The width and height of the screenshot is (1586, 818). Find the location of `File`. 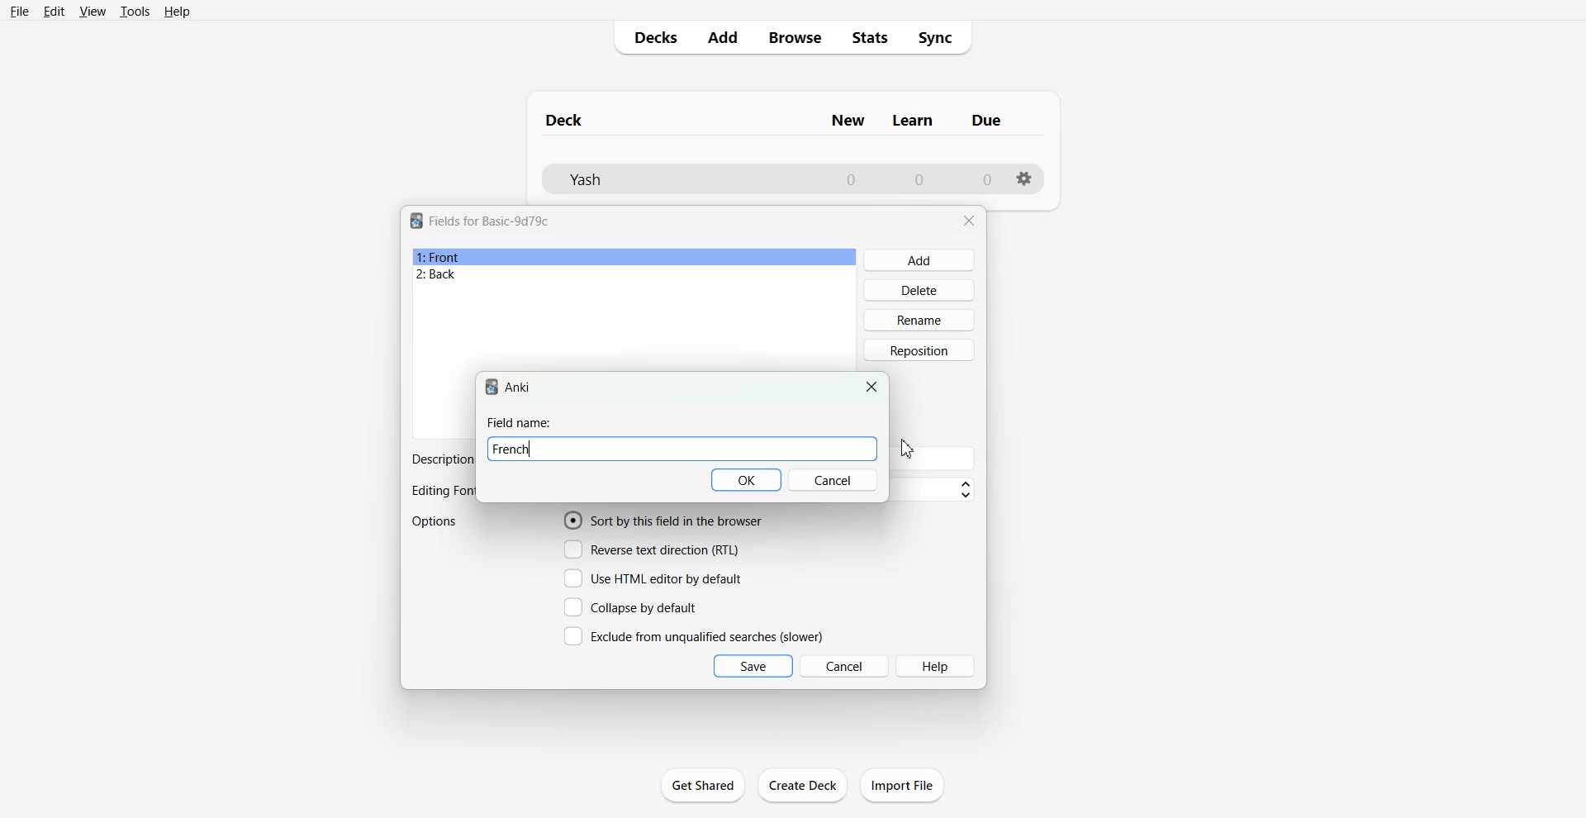

File is located at coordinates (18, 11).